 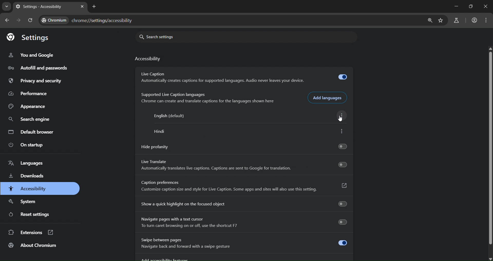 What do you see at coordinates (32, 133) in the screenshot?
I see `default browser` at bounding box center [32, 133].